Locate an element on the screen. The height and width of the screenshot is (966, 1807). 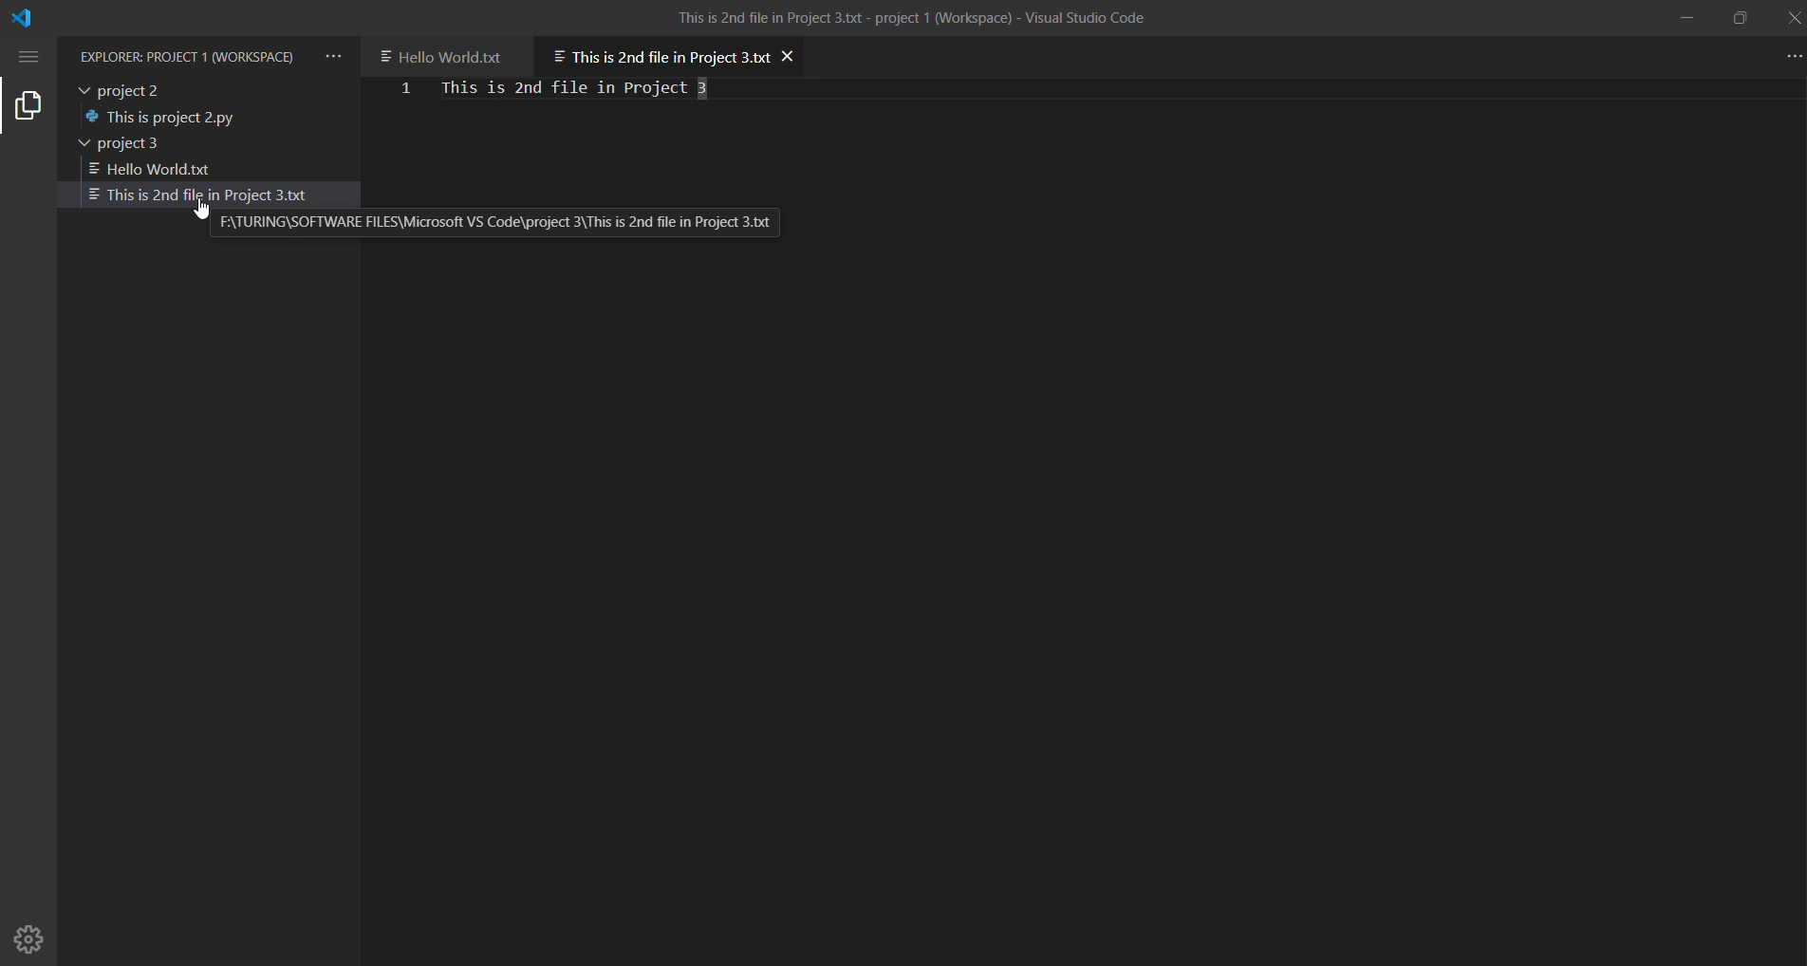
second file in project 3 is located at coordinates (220, 195).